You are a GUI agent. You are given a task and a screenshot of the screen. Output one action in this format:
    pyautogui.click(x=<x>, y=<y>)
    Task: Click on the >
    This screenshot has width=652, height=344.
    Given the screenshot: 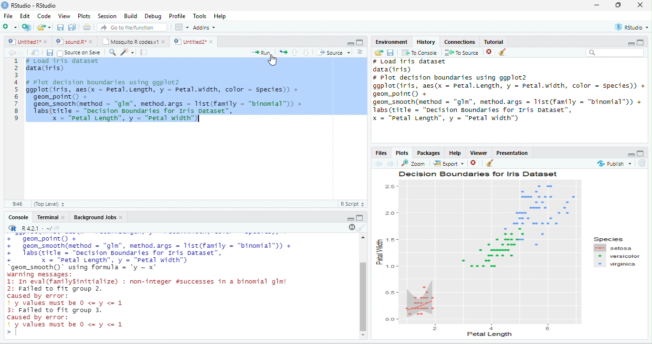 What is the action you would take?
    pyautogui.click(x=9, y=333)
    